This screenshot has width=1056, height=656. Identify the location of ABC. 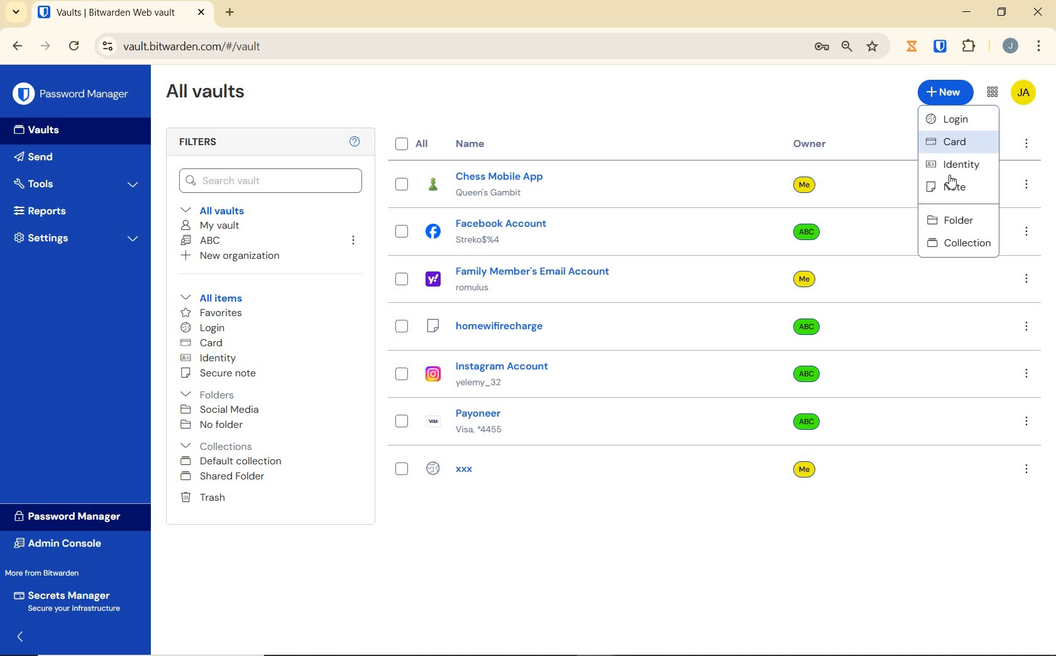
(203, 241).